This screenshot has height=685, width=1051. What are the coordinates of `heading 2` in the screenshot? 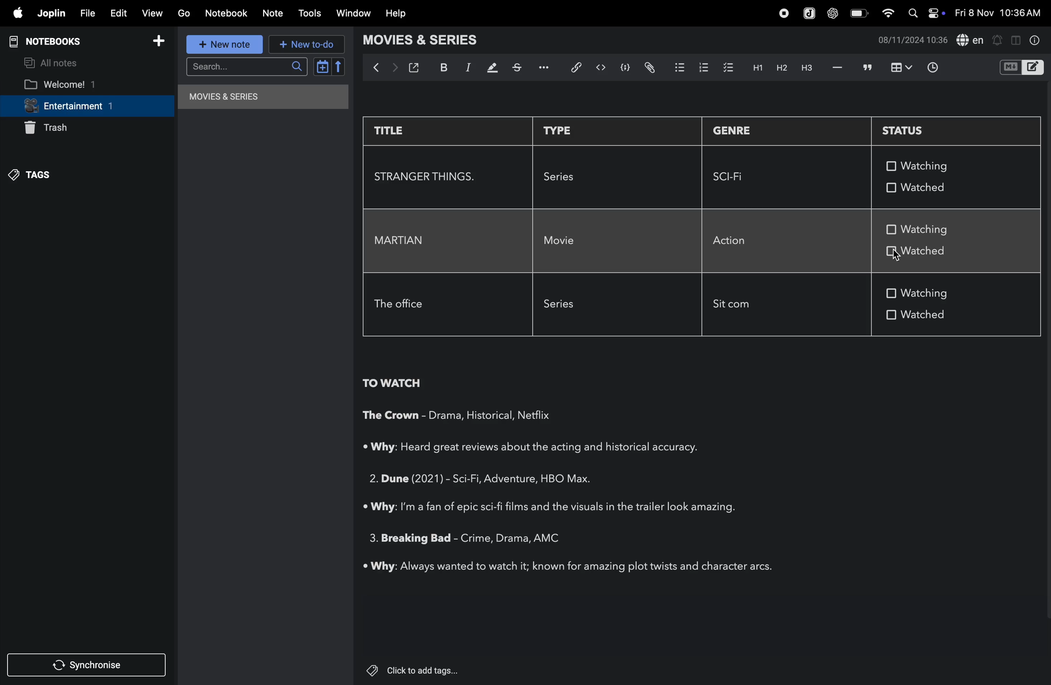 It's located at (778, 68).